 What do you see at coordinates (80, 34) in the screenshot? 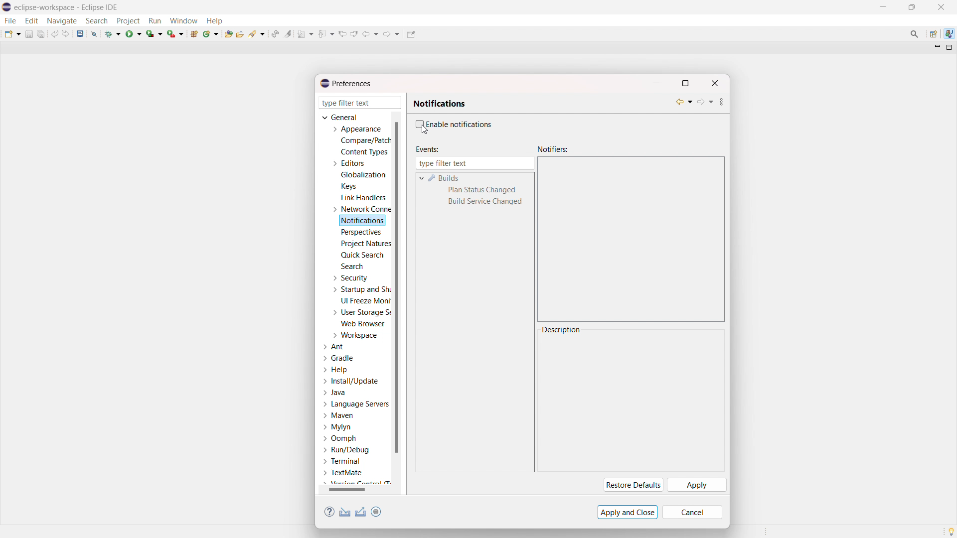
I see `open console` at bounding box center [80, 34].